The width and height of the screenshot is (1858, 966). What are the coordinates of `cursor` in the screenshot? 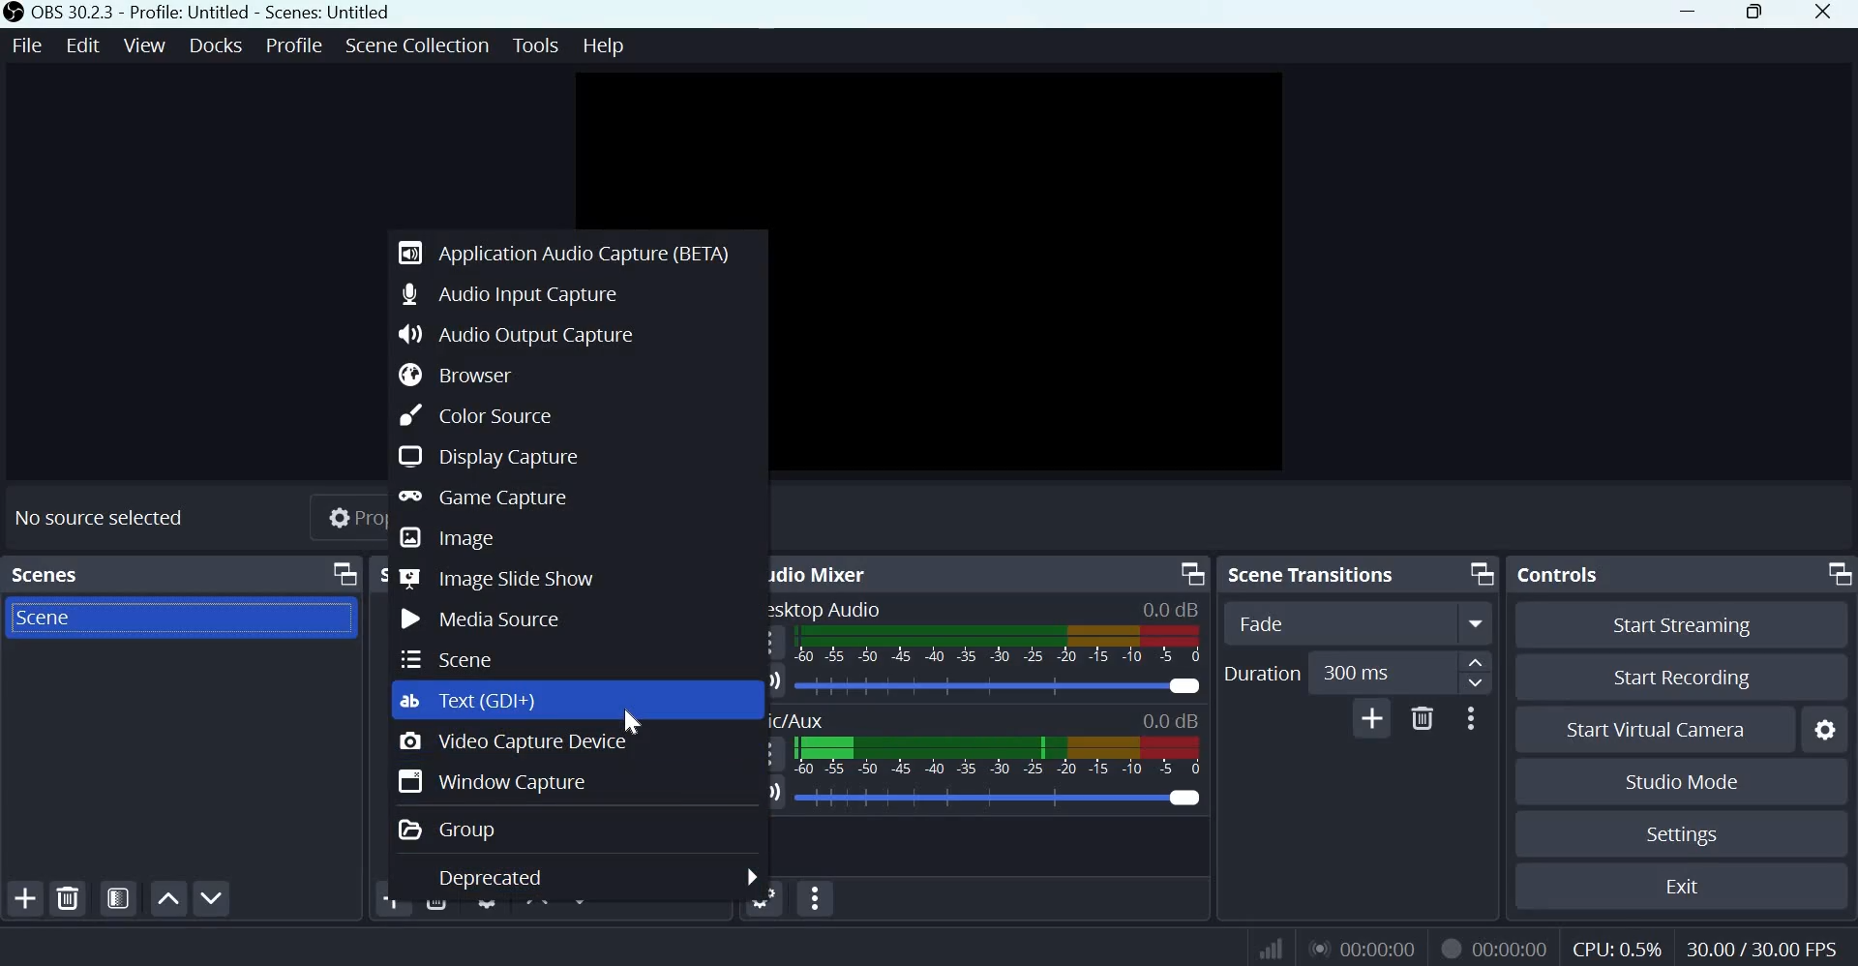 It's located at (640, 716).